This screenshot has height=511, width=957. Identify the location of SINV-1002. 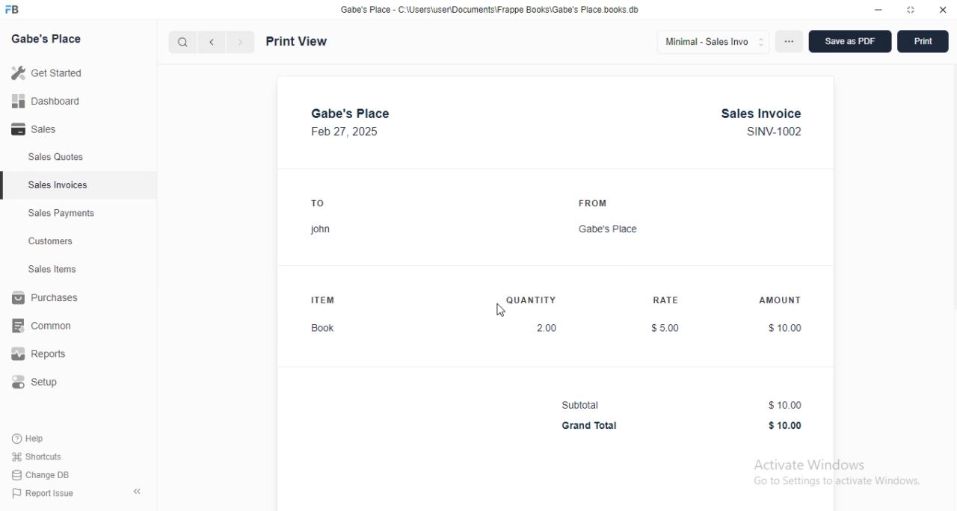
(774, 131).